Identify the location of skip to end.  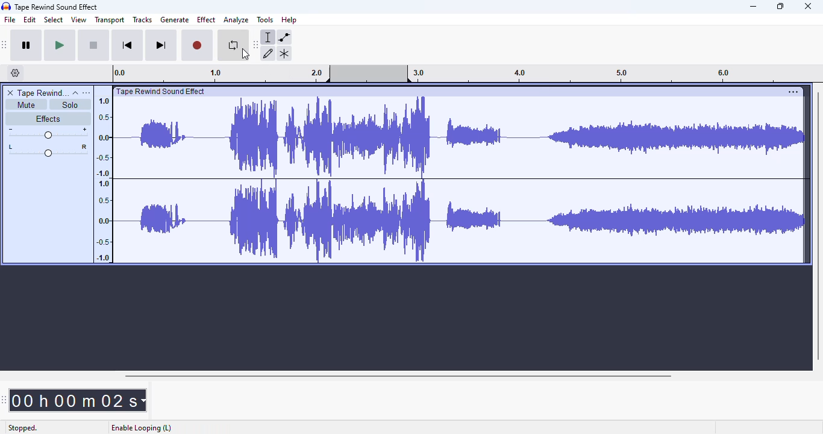
(161, 45).